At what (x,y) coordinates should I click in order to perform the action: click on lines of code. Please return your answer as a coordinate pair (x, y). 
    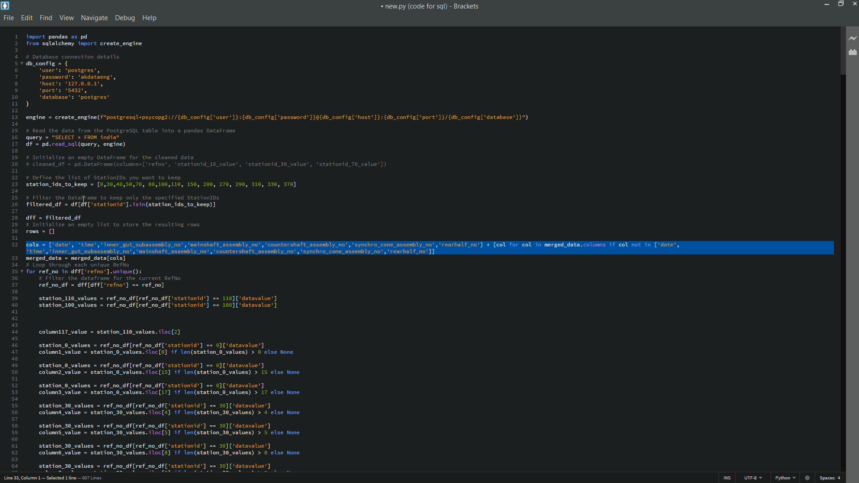
    Looking at the image, I should click on (428, 363).